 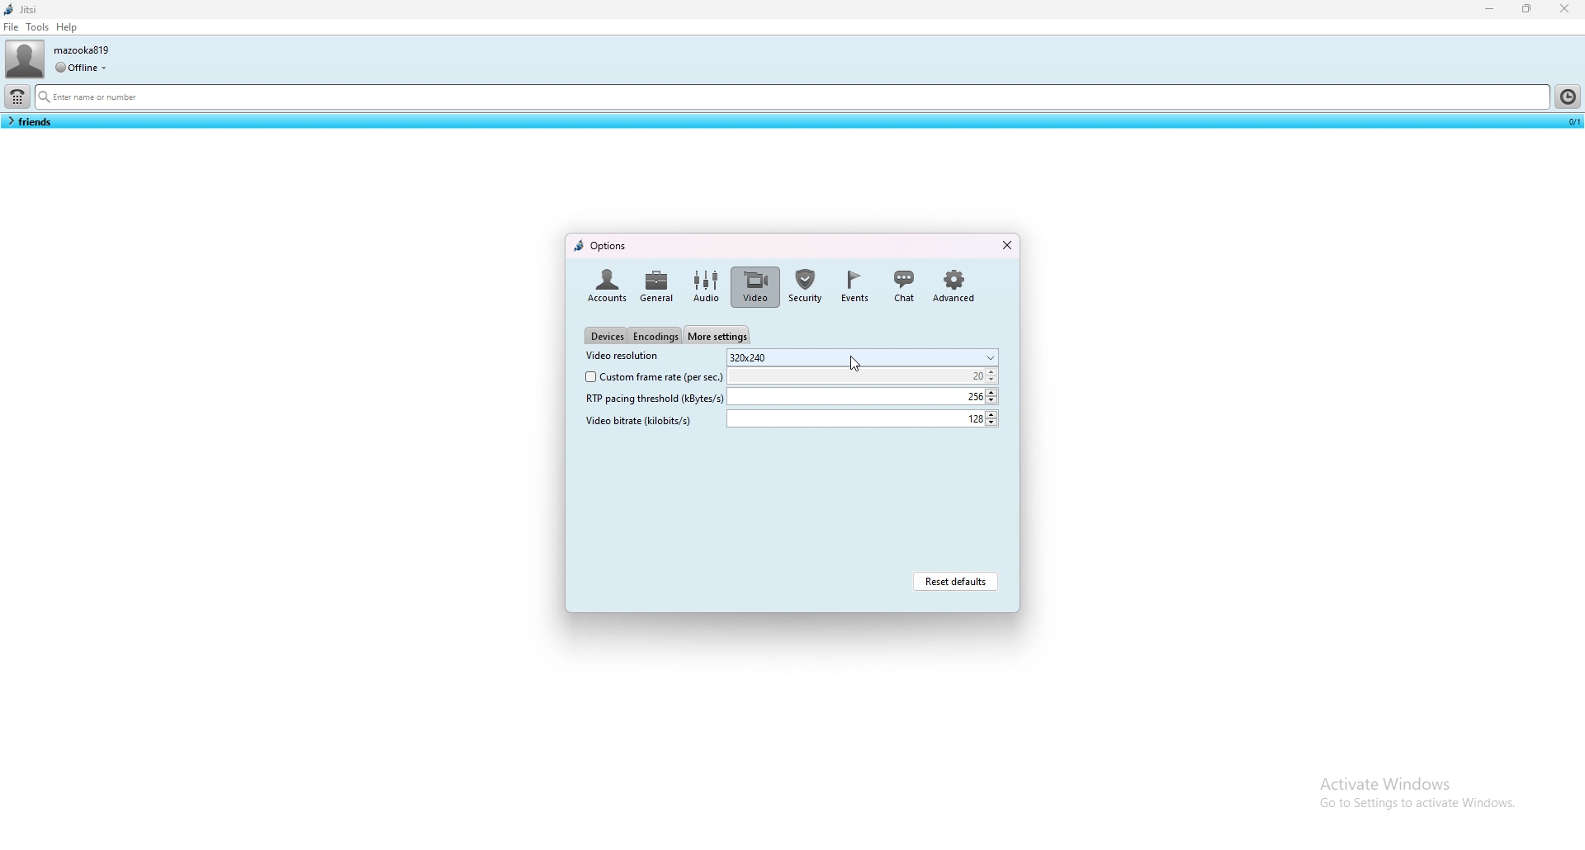 I want to click on tools, so click(x=37, y=26).